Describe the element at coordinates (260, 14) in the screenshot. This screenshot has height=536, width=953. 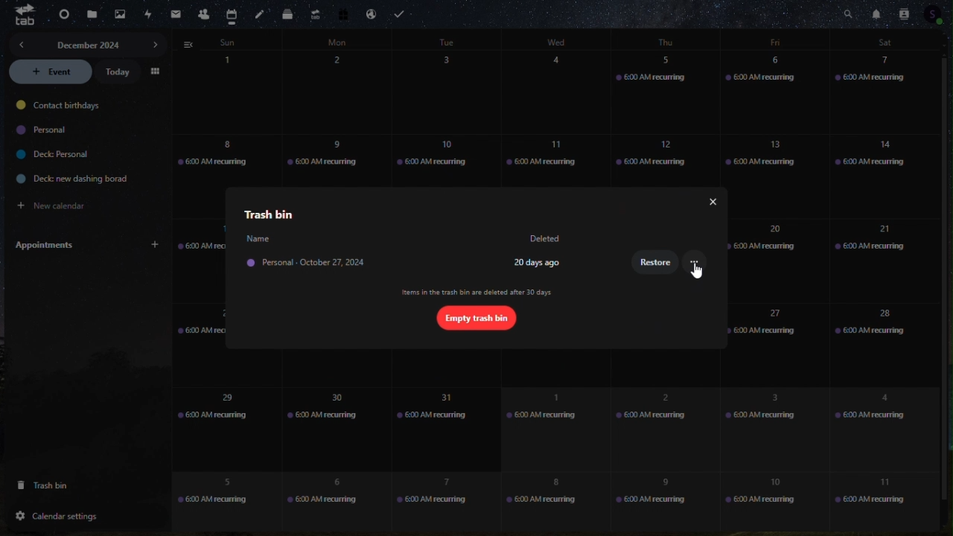
I see `notes` at that location.